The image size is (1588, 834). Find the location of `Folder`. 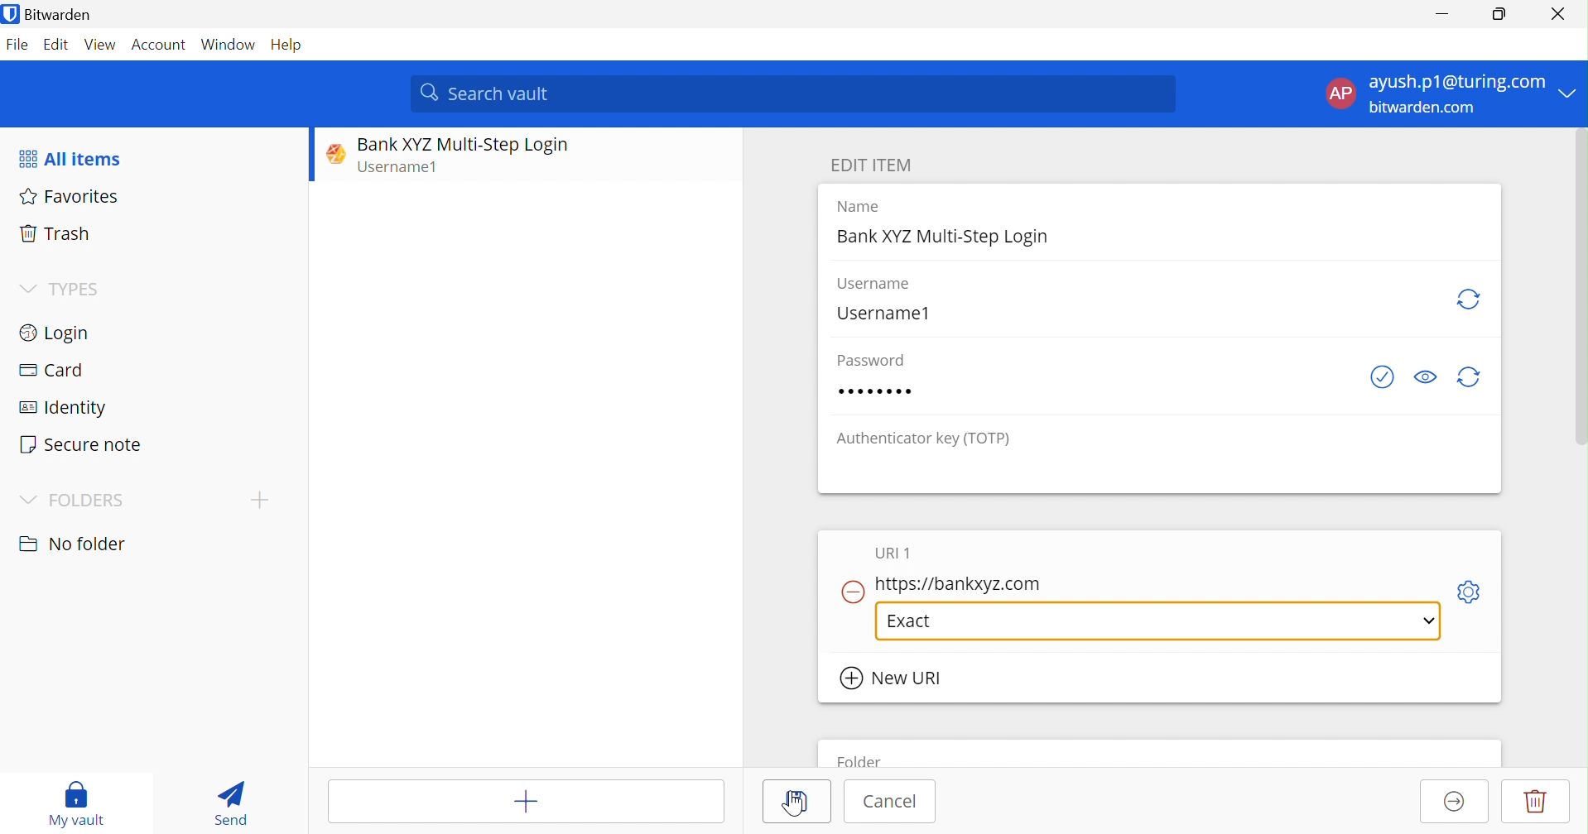

Folder is located at coordinates (862, 759).